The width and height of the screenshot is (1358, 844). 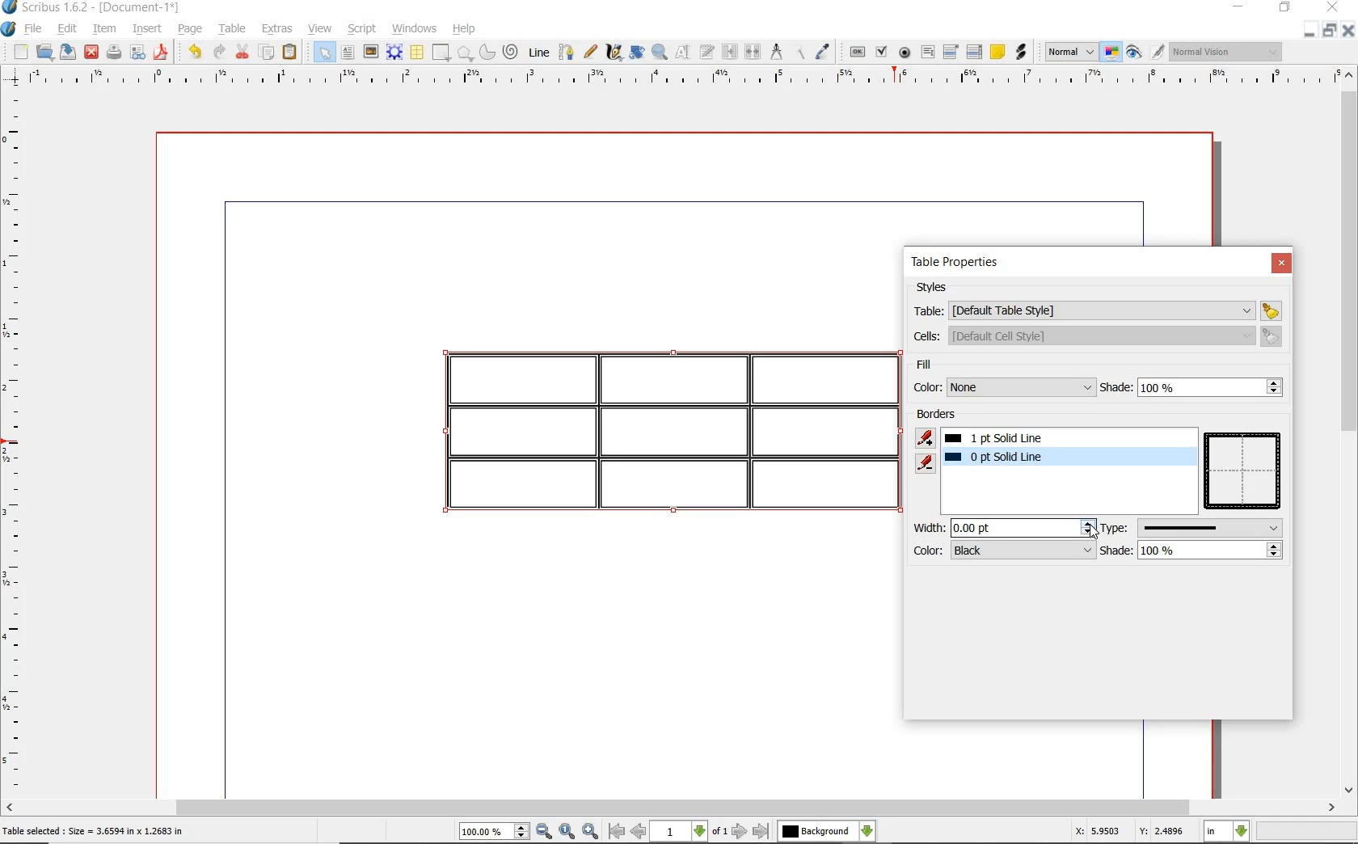 What do you see at coordinates (1192, 387) in the screenshot?
I see `shade` at bounding box center [1192, 387].